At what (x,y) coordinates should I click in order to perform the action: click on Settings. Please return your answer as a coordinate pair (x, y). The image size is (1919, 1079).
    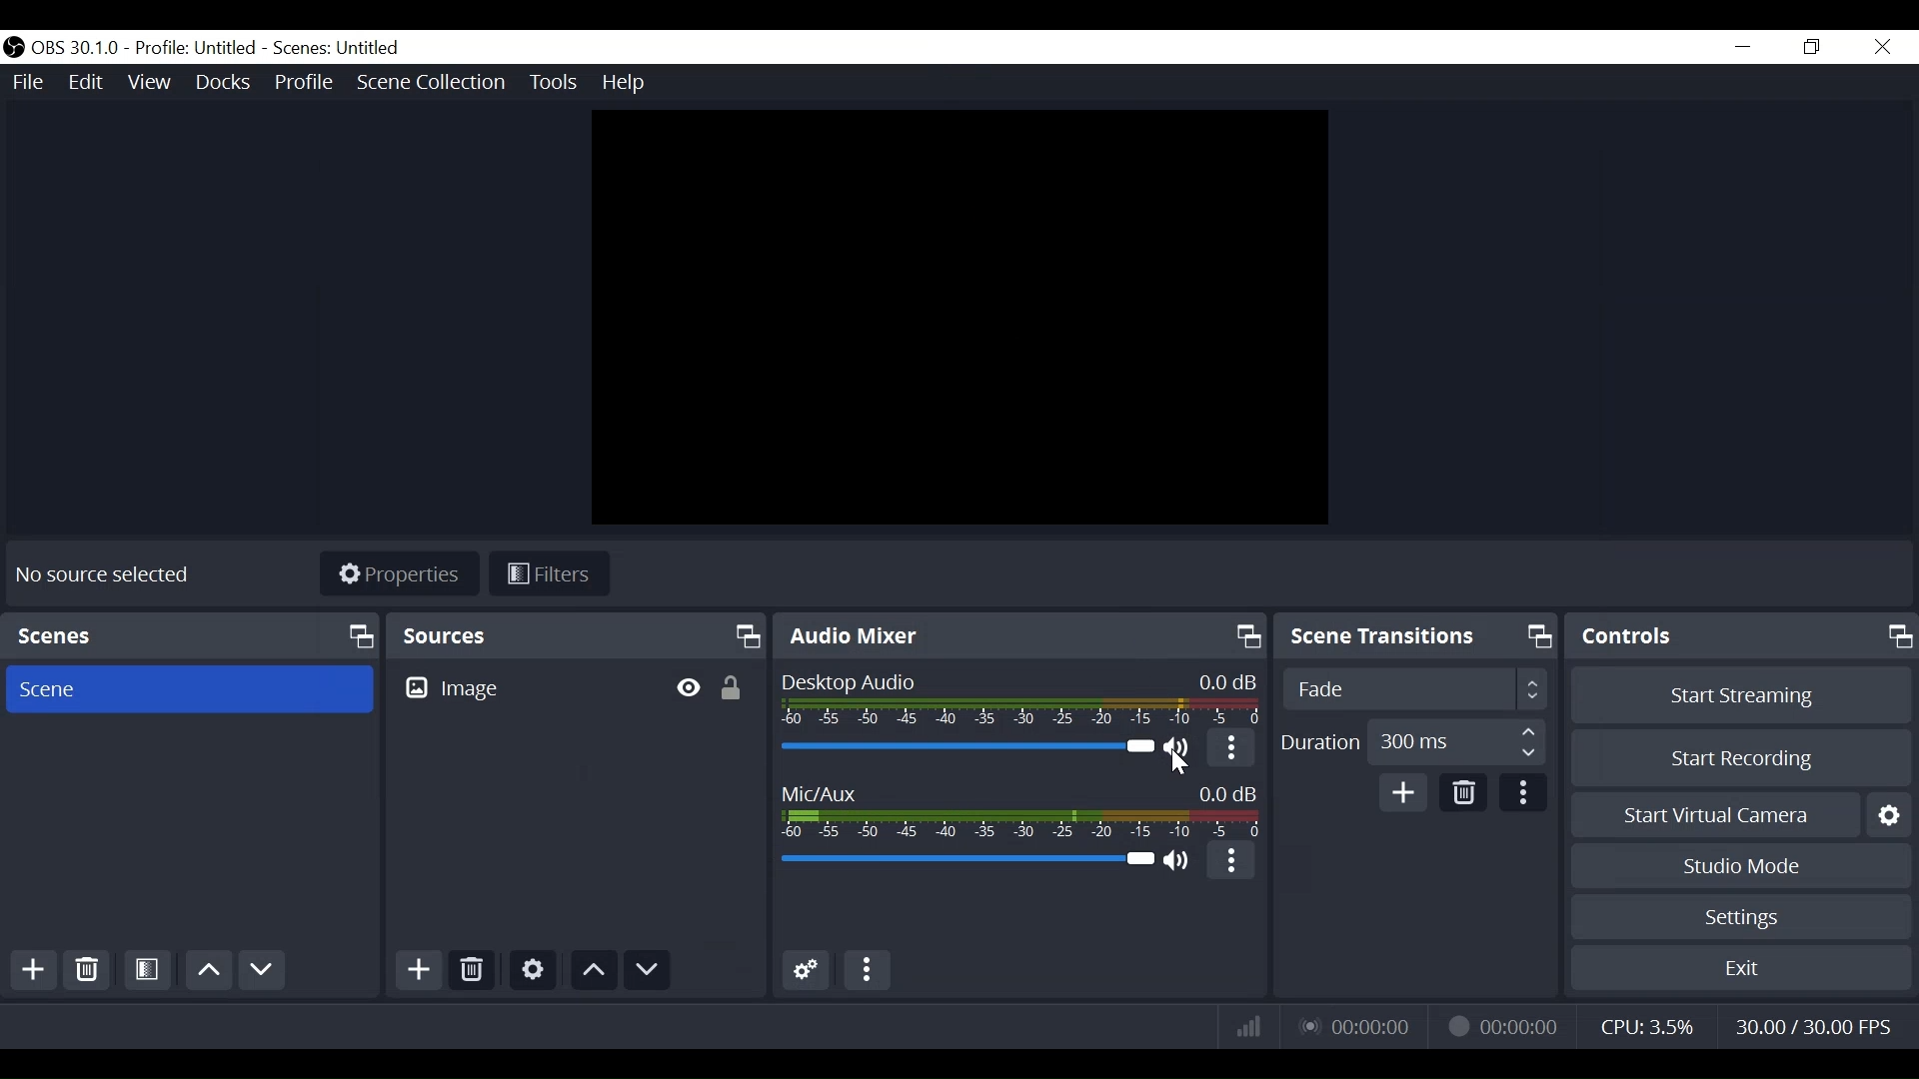
    Looking at the image, I should click on (1738, 915).